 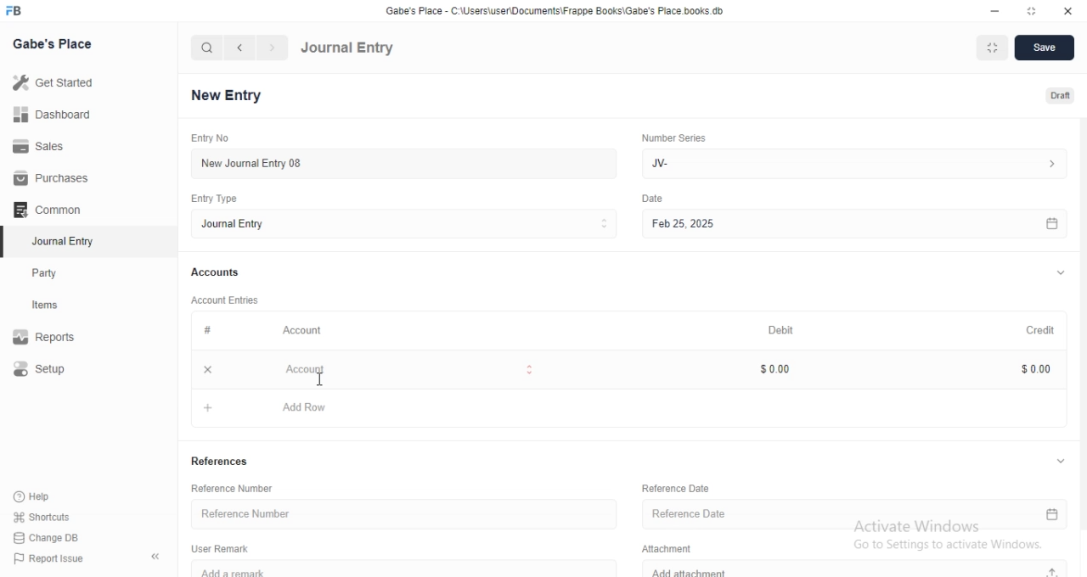 What do you see at coordinates (60, 241) in the screenshot?
I see `Journal Entry` at bounding box center [60, 241].